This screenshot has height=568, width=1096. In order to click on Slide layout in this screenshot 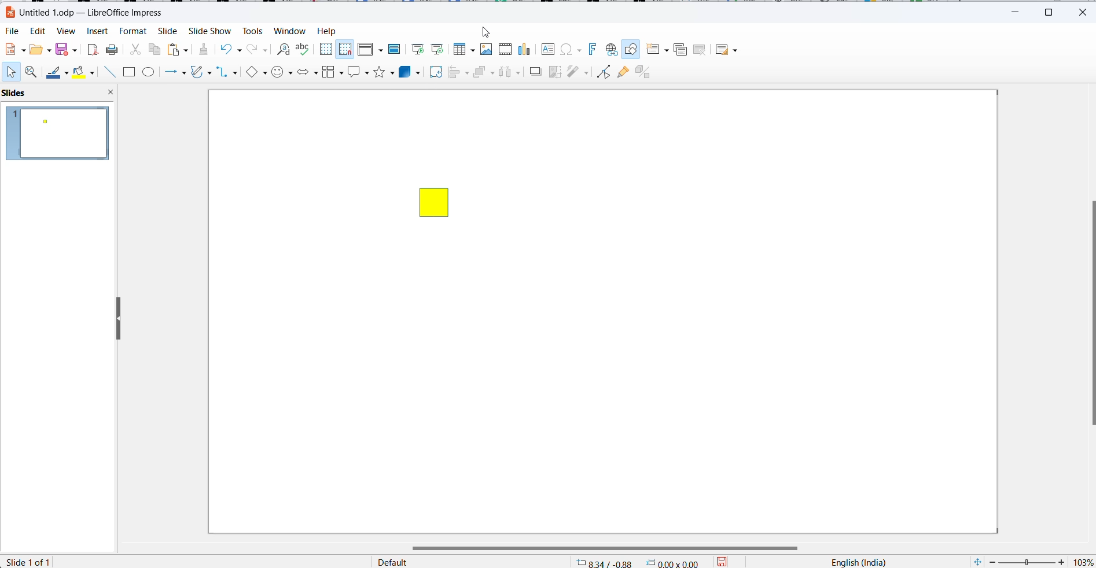, I will do `click(729, 50)`.